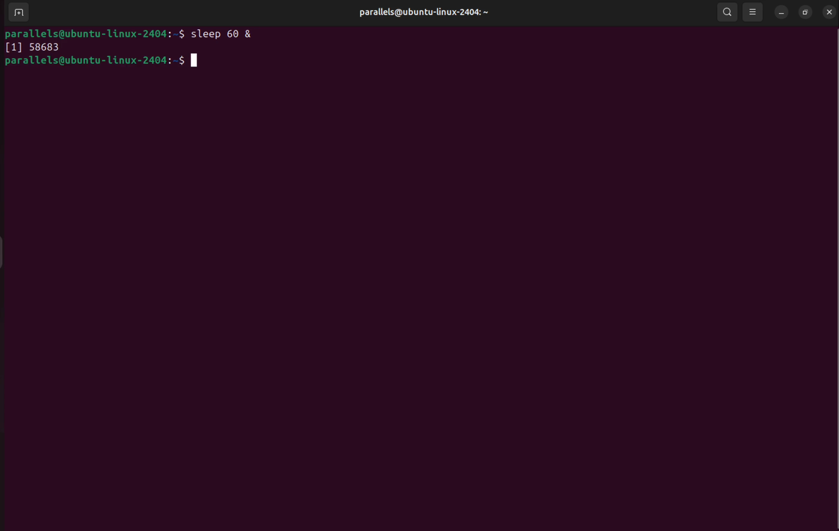 The image size is (839, 531). I want to click on parallels@ubuntu-linux-2404: ~, so click(421, 13).